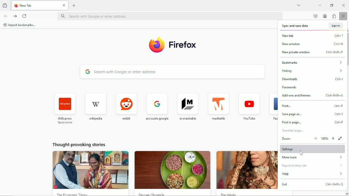 The image size is (349, 196). I want to click on in.mashable, so click(188, 105).